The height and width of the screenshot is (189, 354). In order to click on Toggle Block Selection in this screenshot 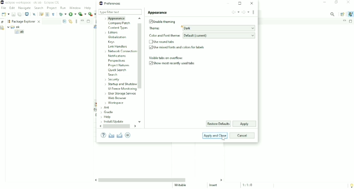, I will do `click(47, 14)`.